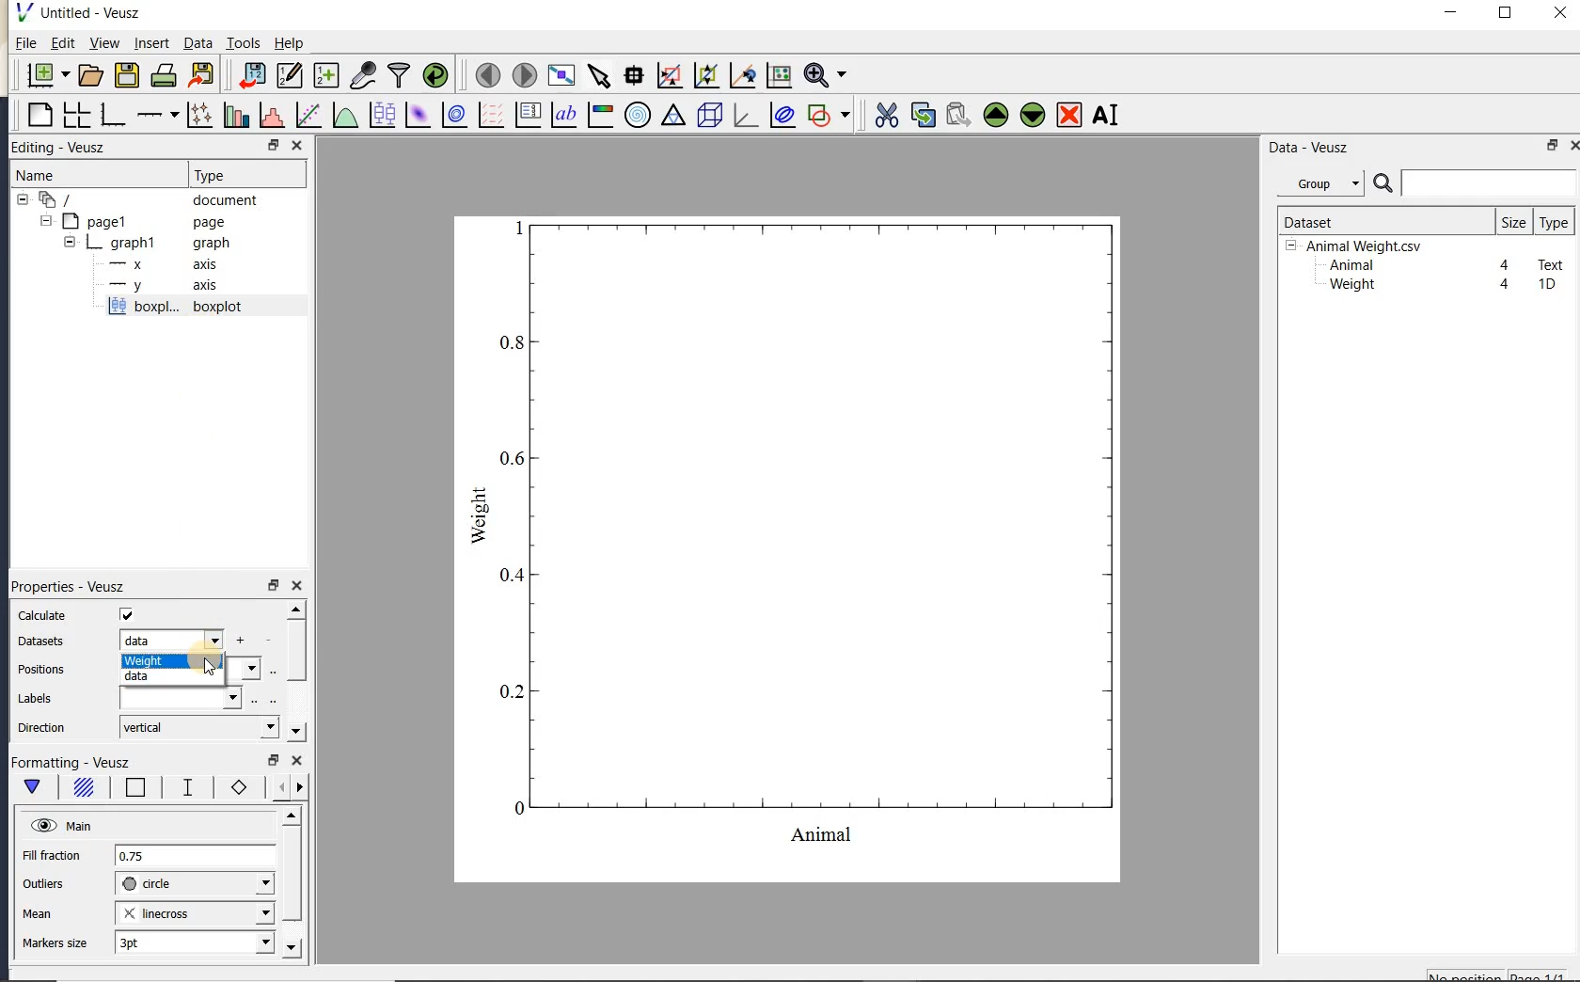  I want to click on image color bar, so click(600, 115).